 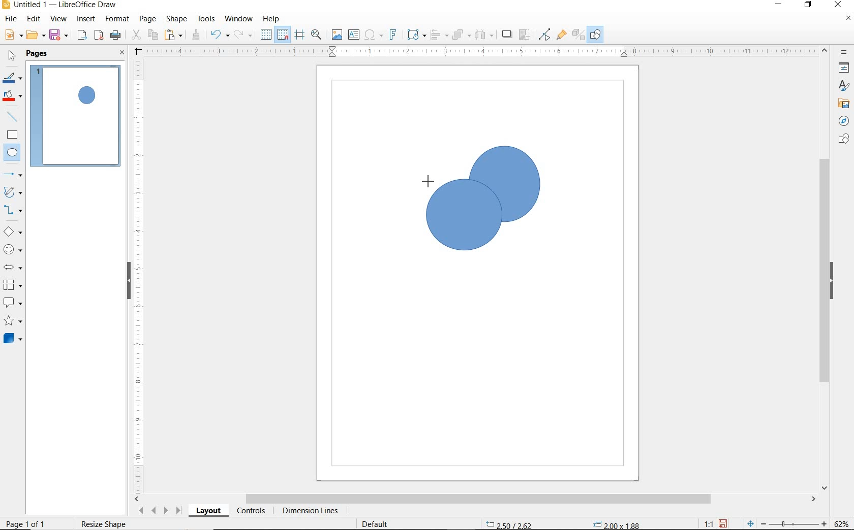 What do you see at coordinates (504, 183) in the screenshot?
I see `DRAWN CIRCLE` at bounding box center [504, 183].